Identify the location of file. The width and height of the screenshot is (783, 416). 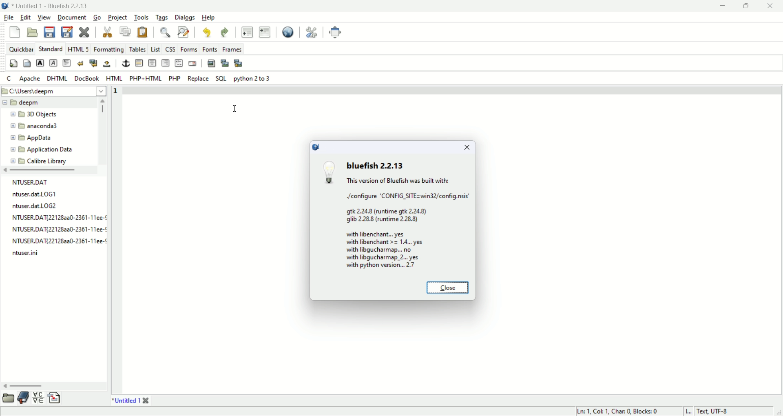
(8, 18).